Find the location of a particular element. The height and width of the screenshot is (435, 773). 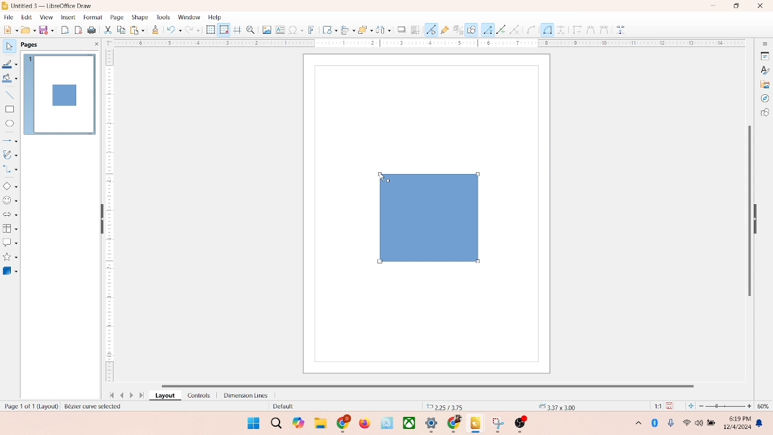

time and date is located at coordinates (736, 421).